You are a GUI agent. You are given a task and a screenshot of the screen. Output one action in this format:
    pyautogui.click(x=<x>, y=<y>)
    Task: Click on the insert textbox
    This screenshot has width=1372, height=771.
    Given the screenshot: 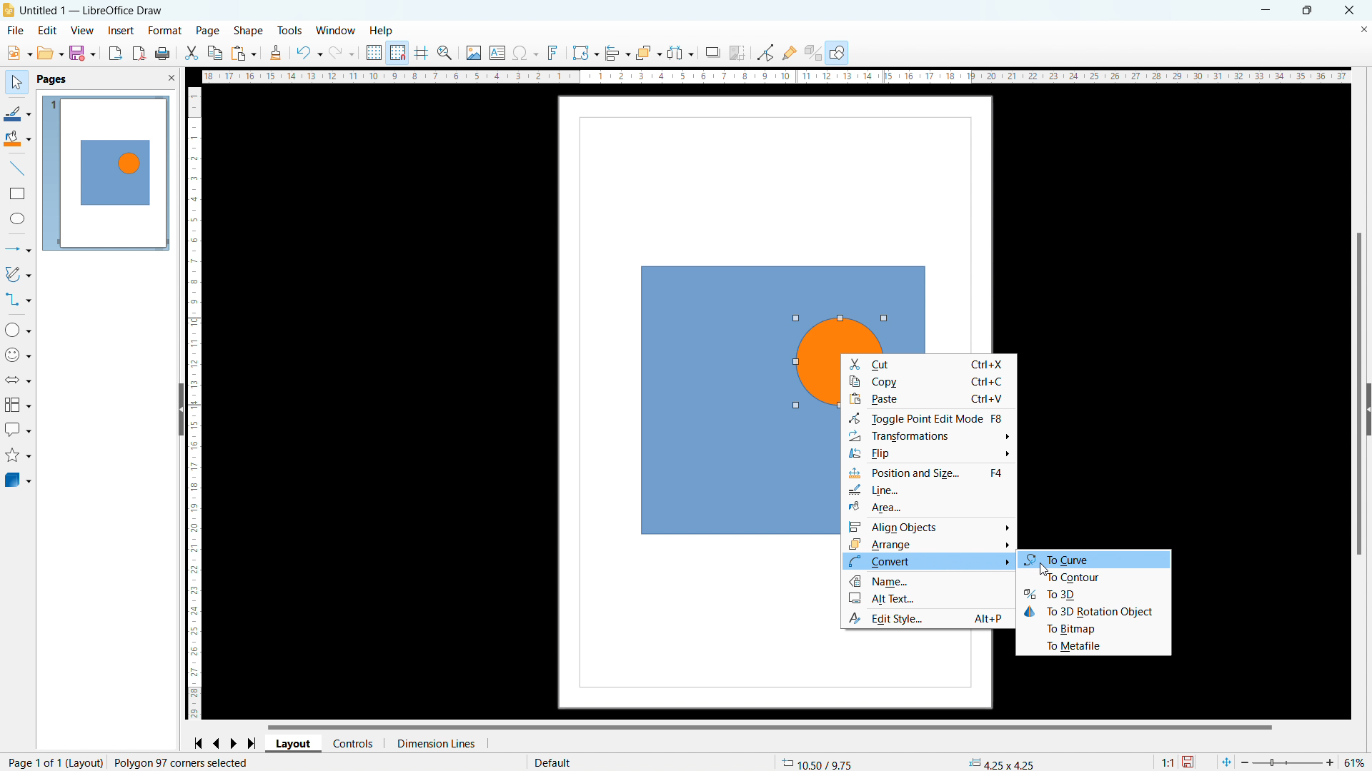 What is the action you would take?
    pyautogui.click(x=497, y=54)
    